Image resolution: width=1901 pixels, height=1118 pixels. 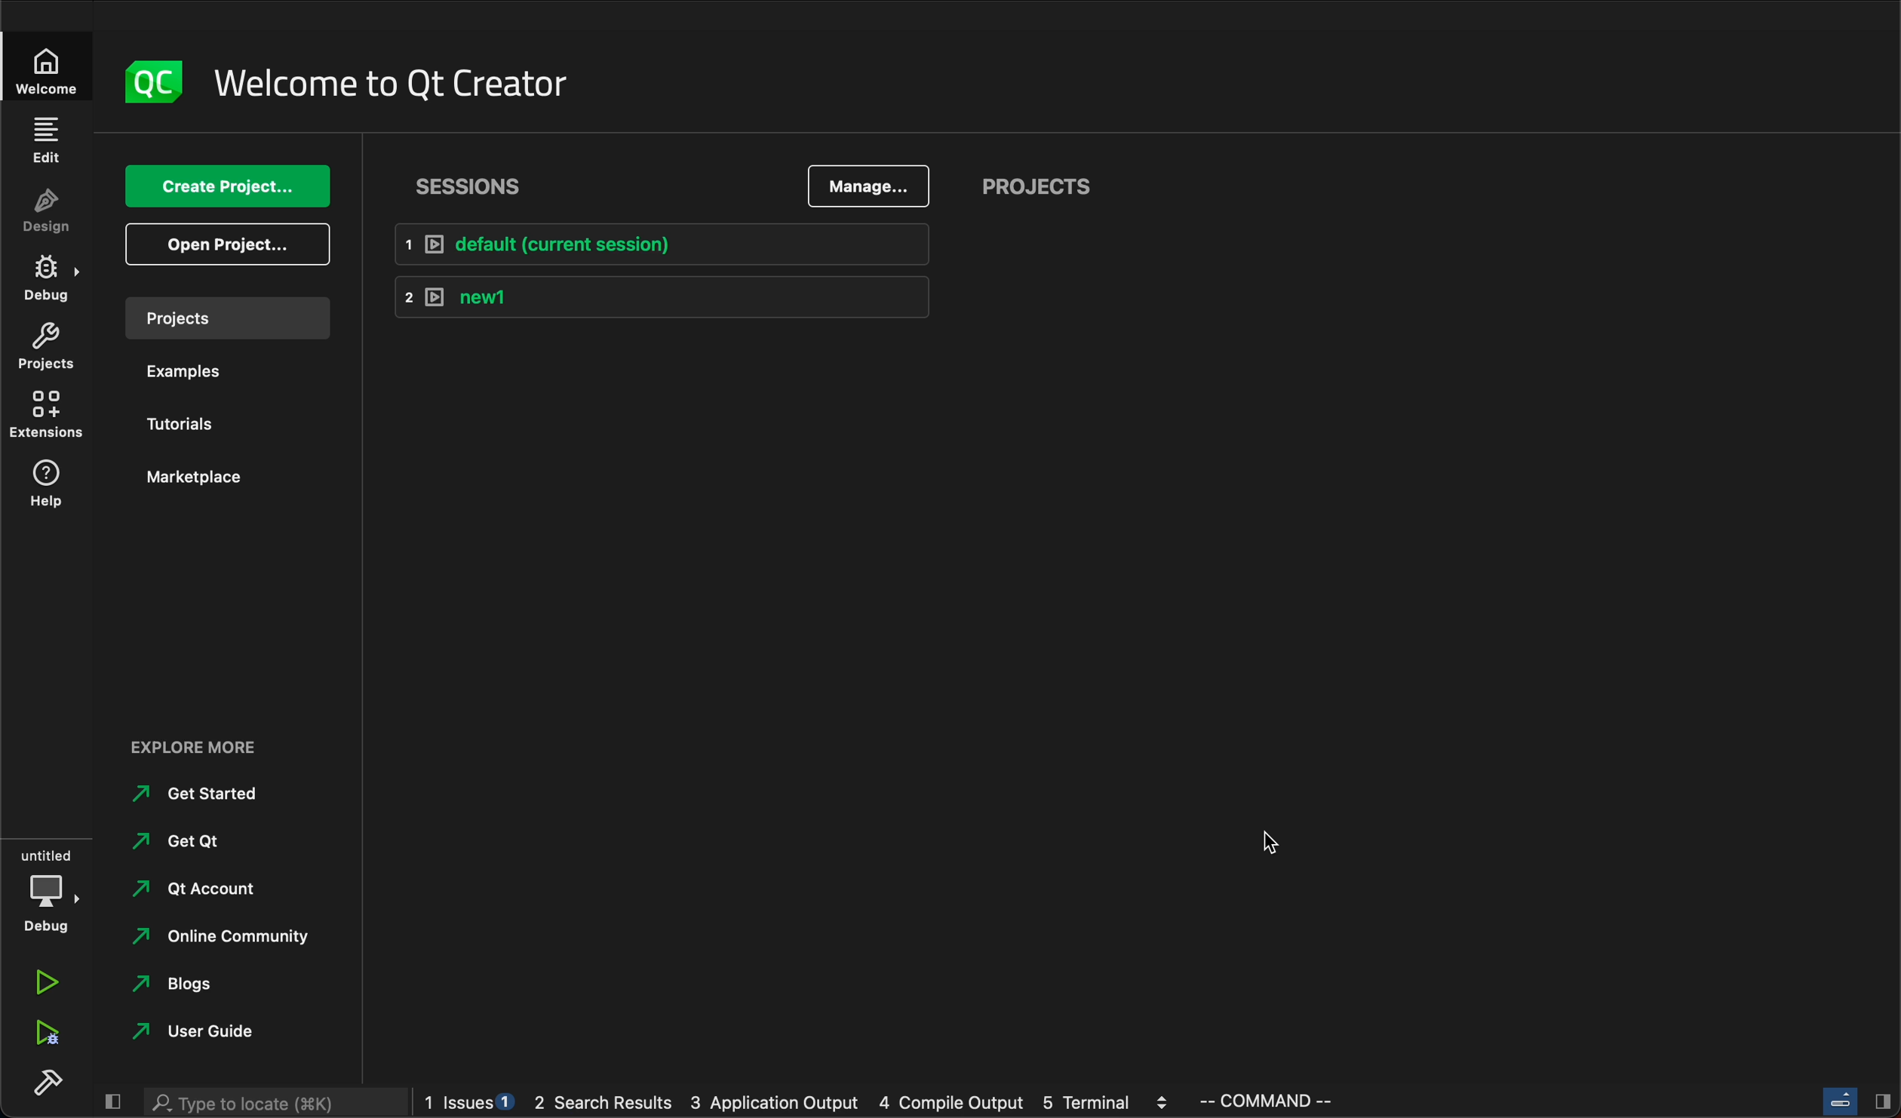 I want to click on cursor, so click(x=1268, y=846).